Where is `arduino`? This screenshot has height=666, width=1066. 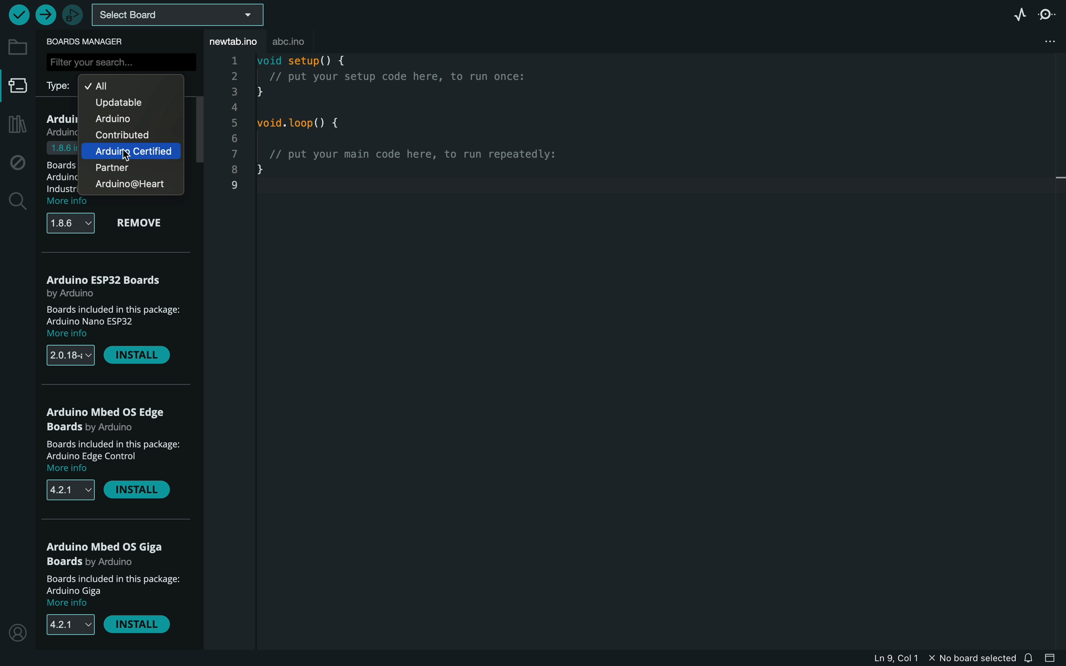
arduino is located at coordinates (136, 185).